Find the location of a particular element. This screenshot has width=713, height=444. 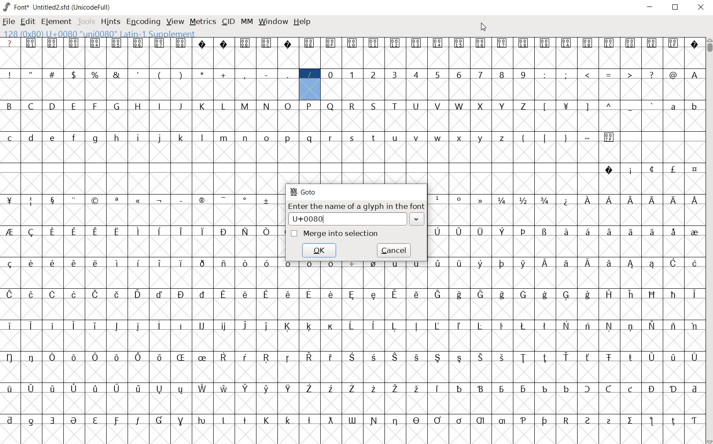

glyph is located at coordinates (31, 388).